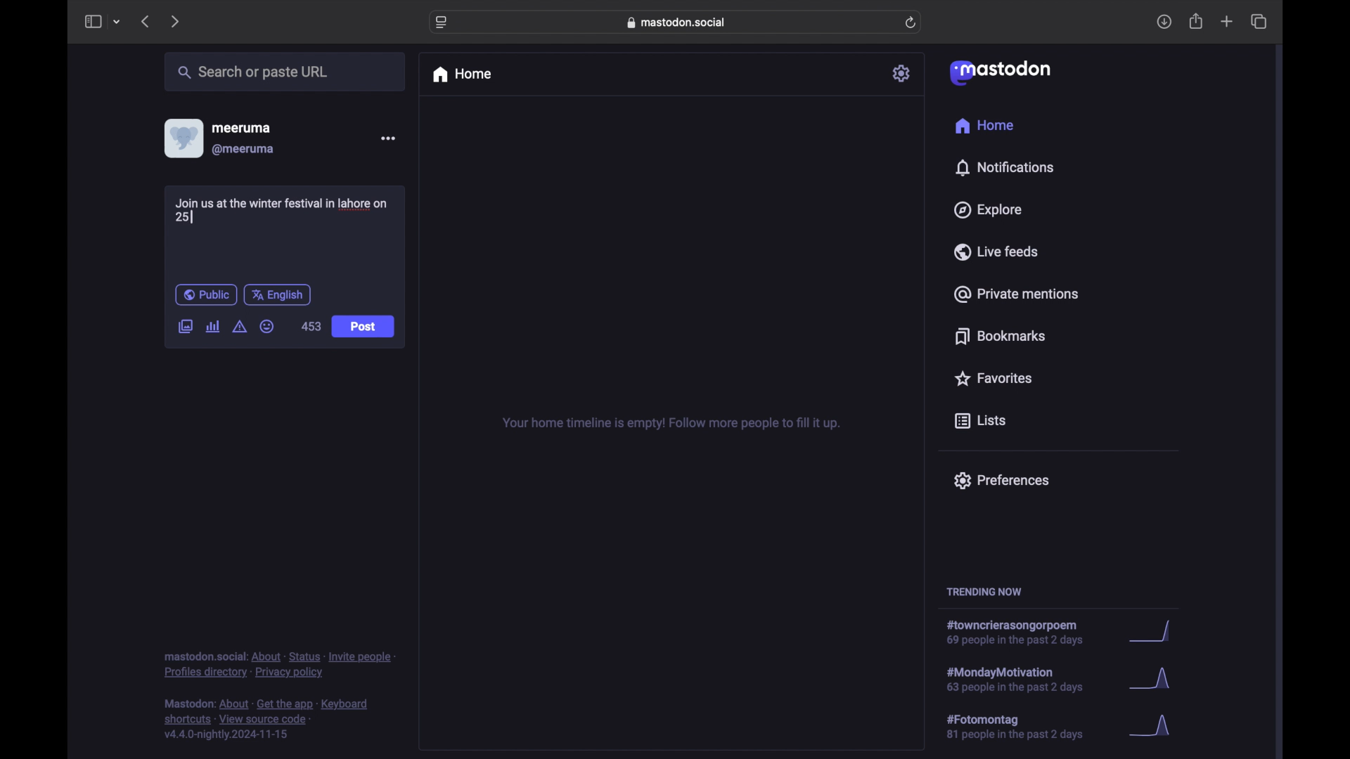 The height and width of the screenshot is (759, 1350). What do you see at coordinates (679, 22) in the screenshot?
I see `web address` at bounding box center [679, 22].